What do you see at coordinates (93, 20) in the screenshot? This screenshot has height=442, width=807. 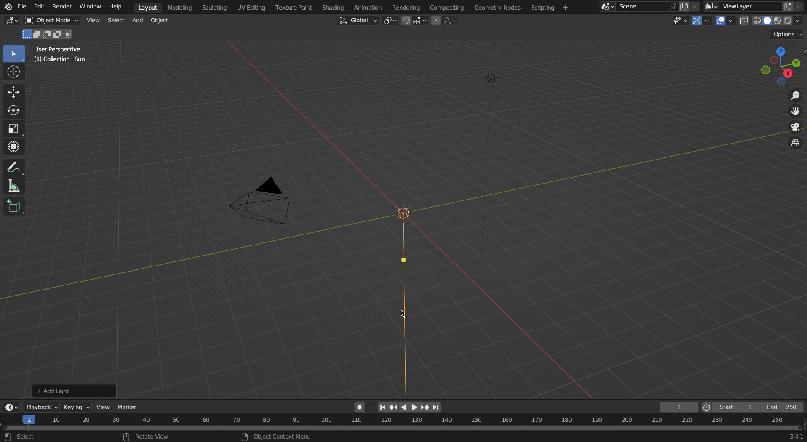 I see `View` at bounding box center [93, 20].